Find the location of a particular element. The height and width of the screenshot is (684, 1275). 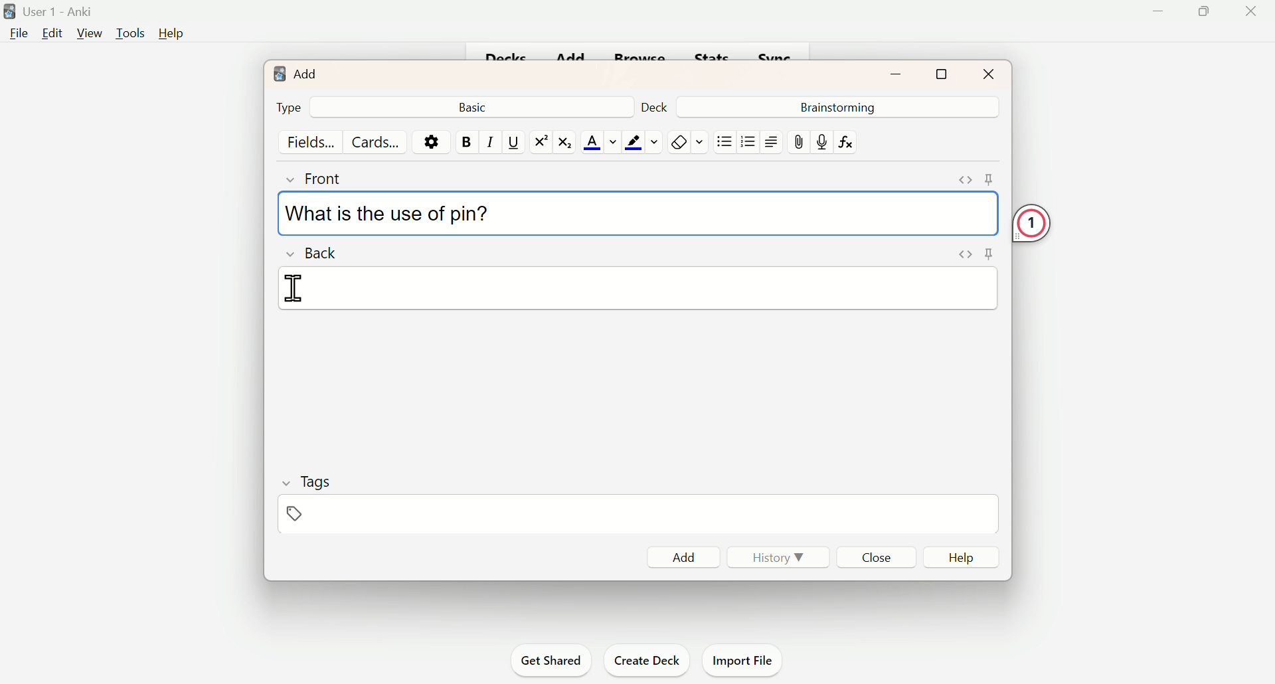

 is located at coordinates (702, 141).